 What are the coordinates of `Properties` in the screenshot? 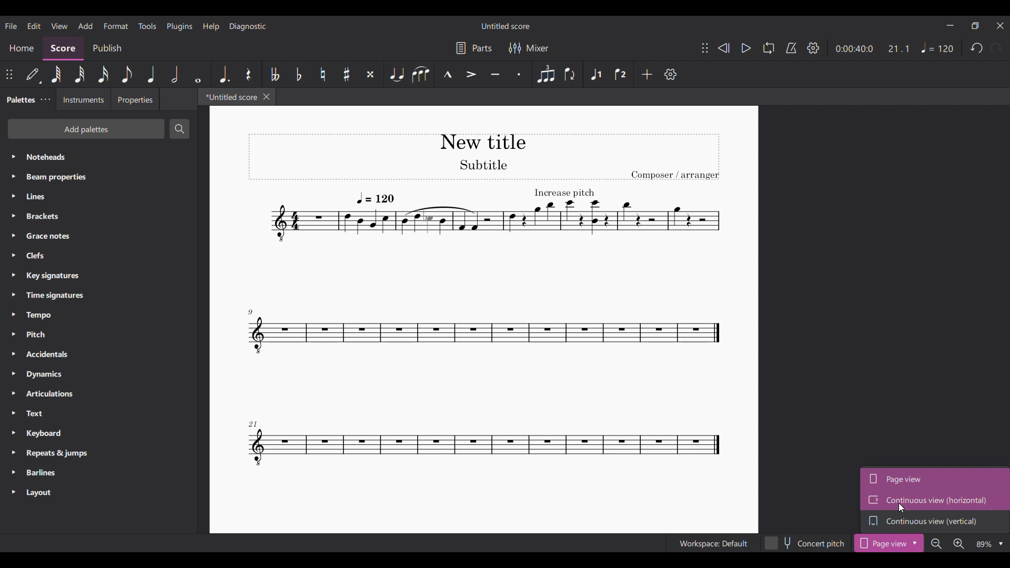 It's located at (135, 99).